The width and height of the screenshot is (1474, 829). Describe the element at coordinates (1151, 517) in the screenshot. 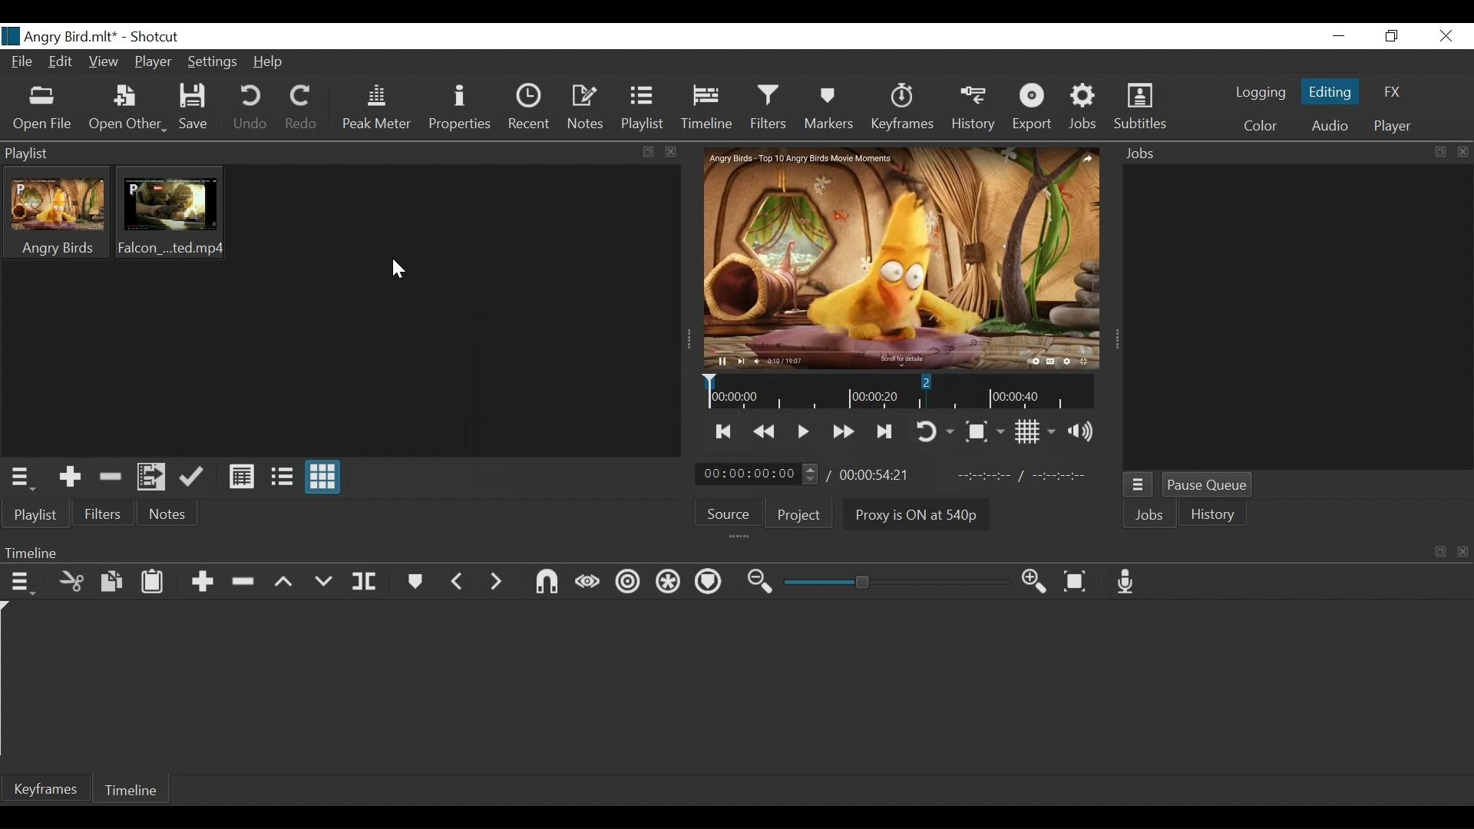

I see `Jobs` at that location.